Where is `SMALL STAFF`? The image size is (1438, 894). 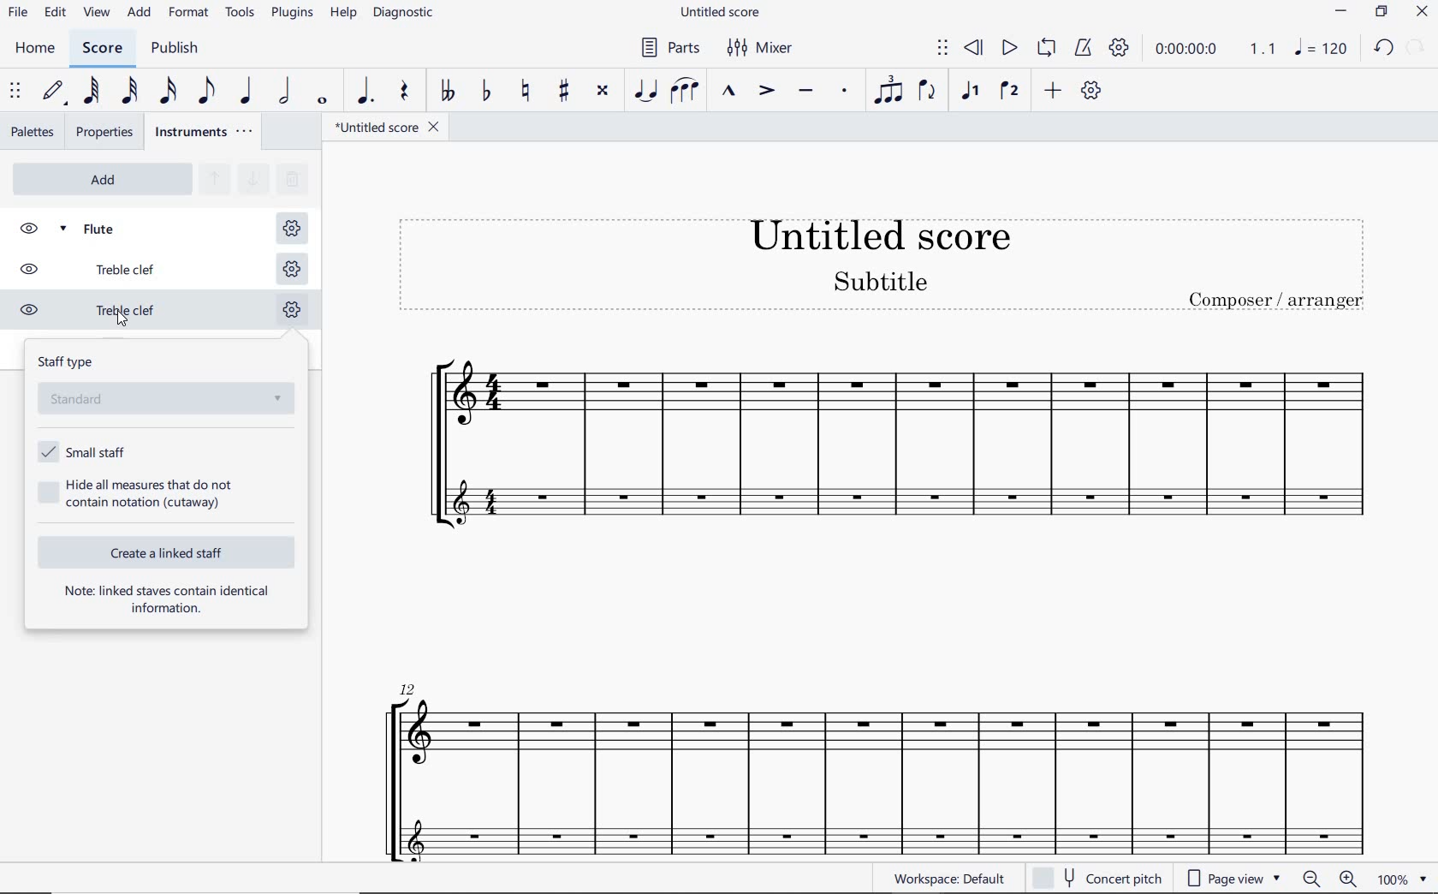 SMALL STAFF is located at coordinates (82, 451).